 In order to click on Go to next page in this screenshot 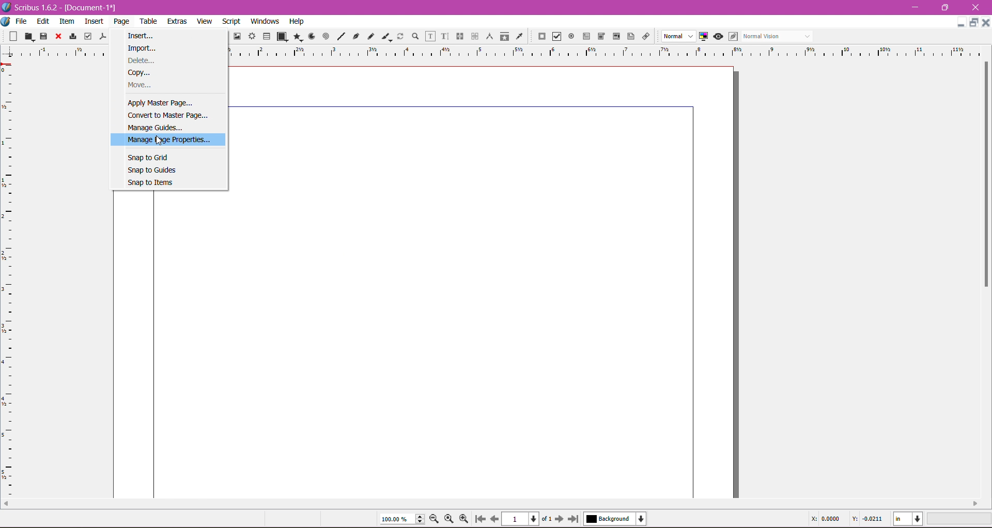, I will do `click(559, 519)`.